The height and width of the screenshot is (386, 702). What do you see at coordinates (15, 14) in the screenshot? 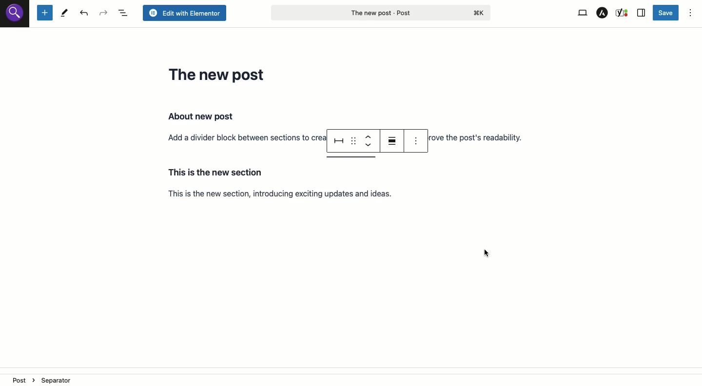
I see `Site icon` at bounding box center [15, 14].